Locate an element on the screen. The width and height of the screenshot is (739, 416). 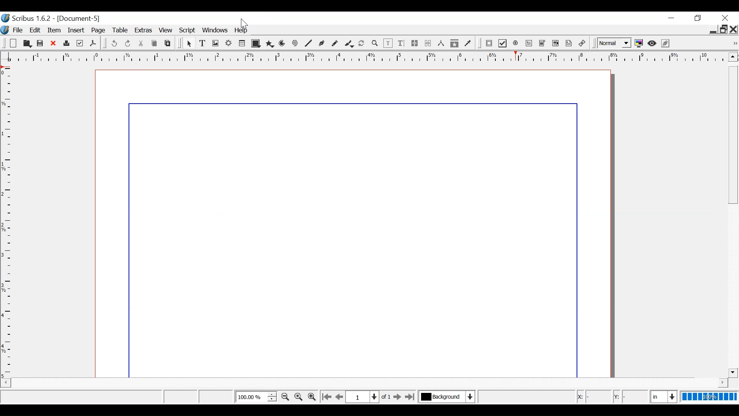
Page is located at coordinates (100, 30).